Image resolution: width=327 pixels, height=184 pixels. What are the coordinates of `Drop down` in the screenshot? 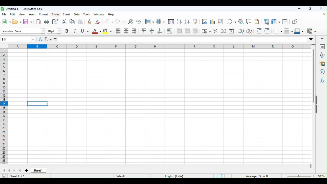 It's located at (311, 39).